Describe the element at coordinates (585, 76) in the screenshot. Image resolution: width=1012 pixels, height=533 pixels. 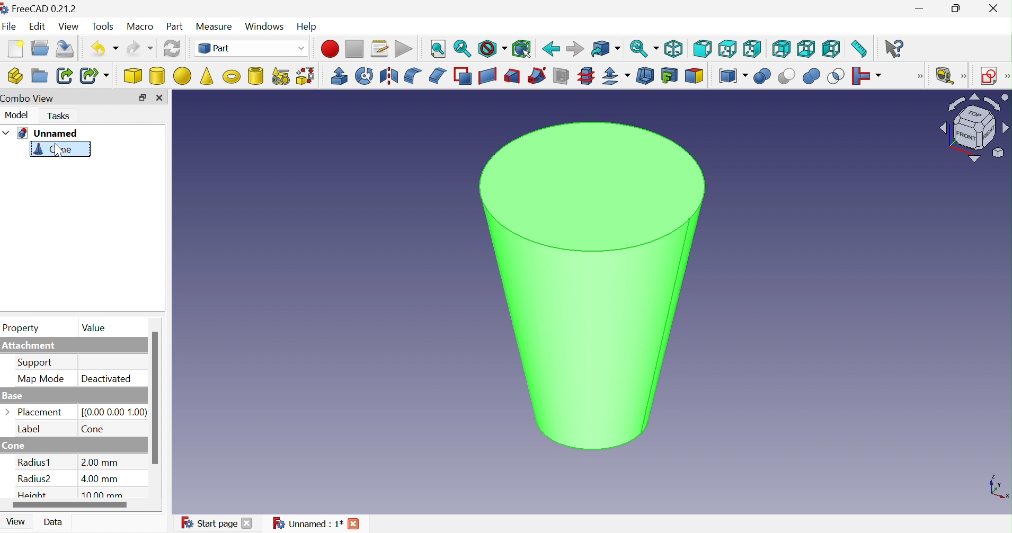
I see `Sub-sections` at that location.